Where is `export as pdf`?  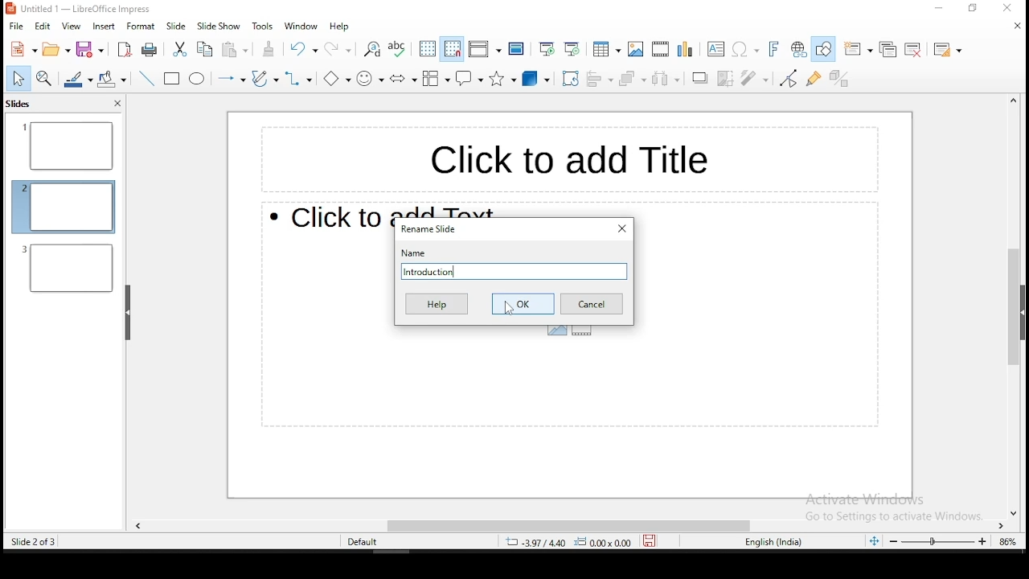 export as pdf is located at coordinates (125, 51).